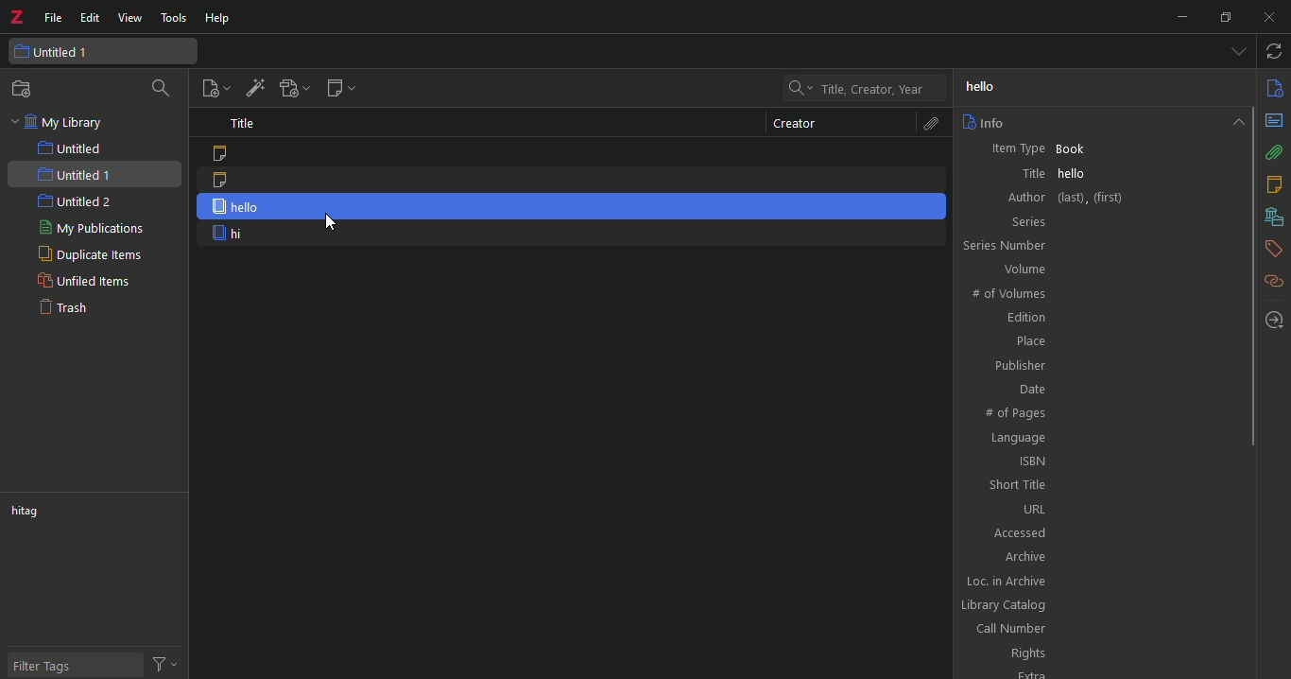 Image resolution: width=1291 pixels, height=679 pixels. Describe the element at coordinates (1275, 183) in the screenshot. I see `notes` at that location.